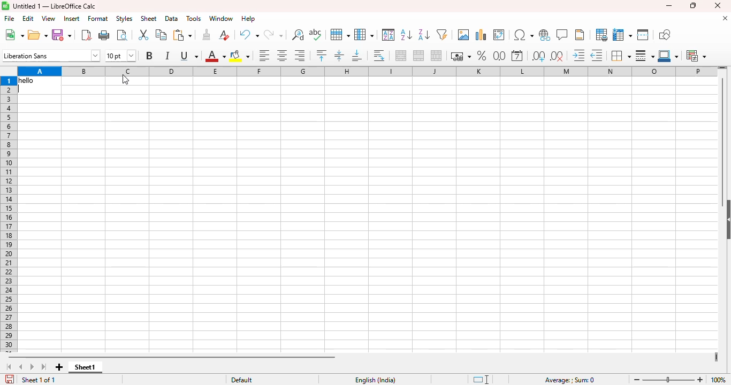  What do you see at coordinates (37, 34) in the screenshot?
I see `open` at bounding box center [37, 34].